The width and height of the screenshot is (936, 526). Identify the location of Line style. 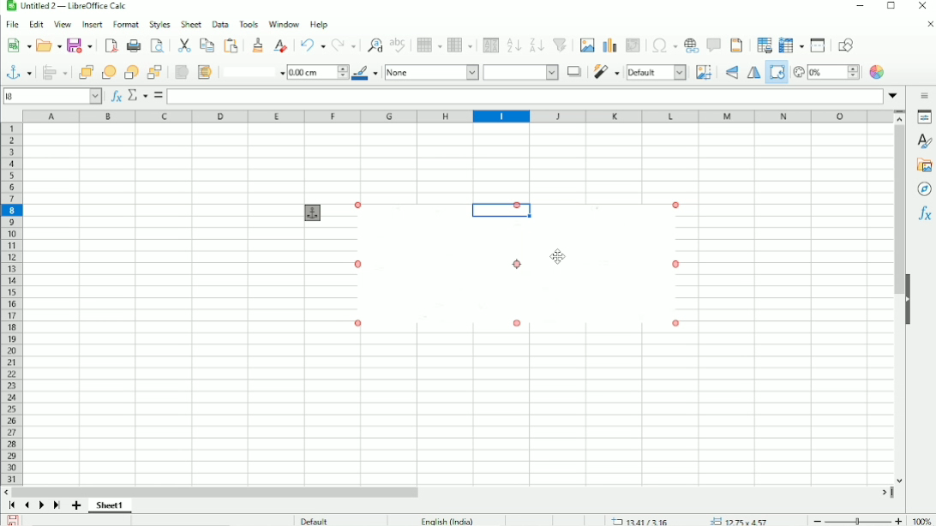
(250, 72).